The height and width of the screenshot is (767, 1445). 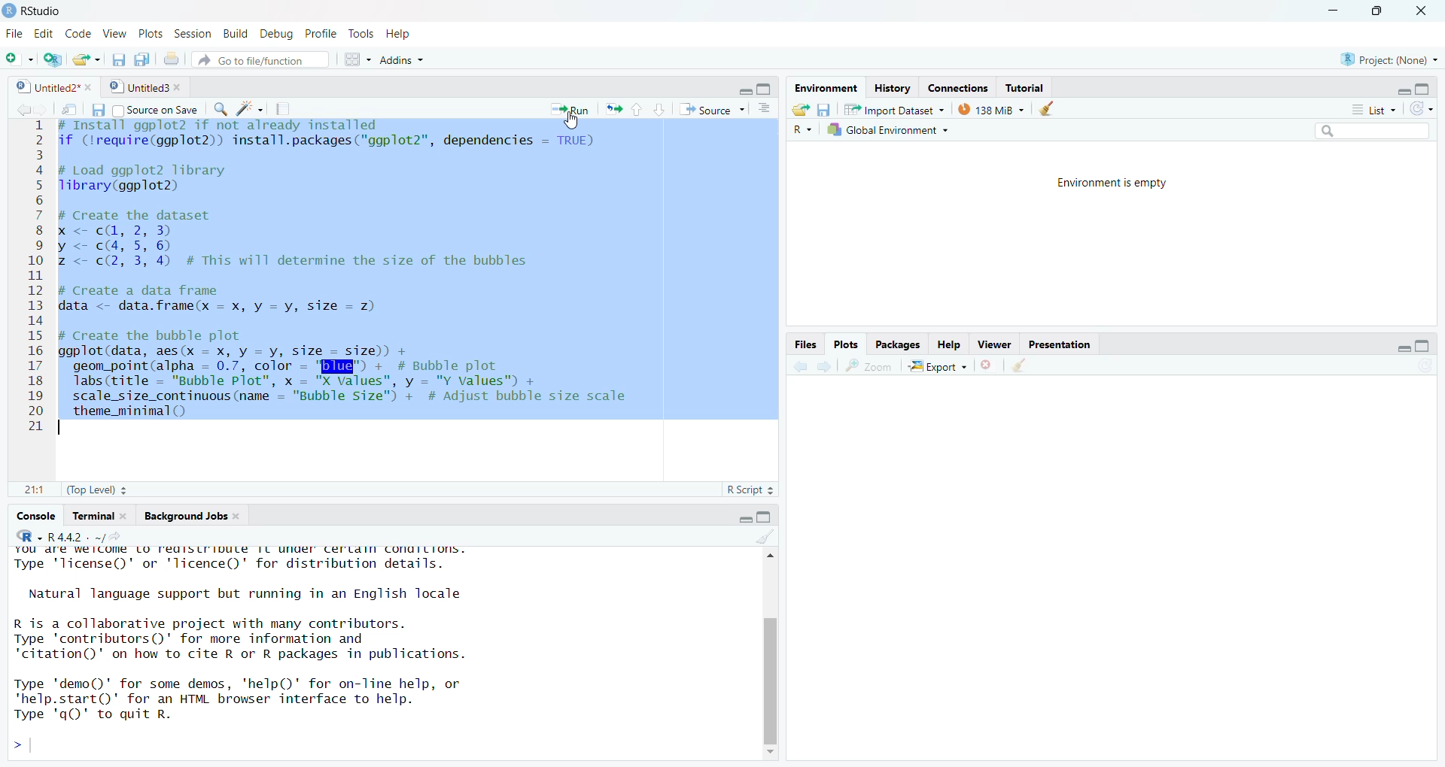 What do you see at coordinates (988, 365) in the screenshot?
I see `remove all viewers` at bounding box center [988, 365].